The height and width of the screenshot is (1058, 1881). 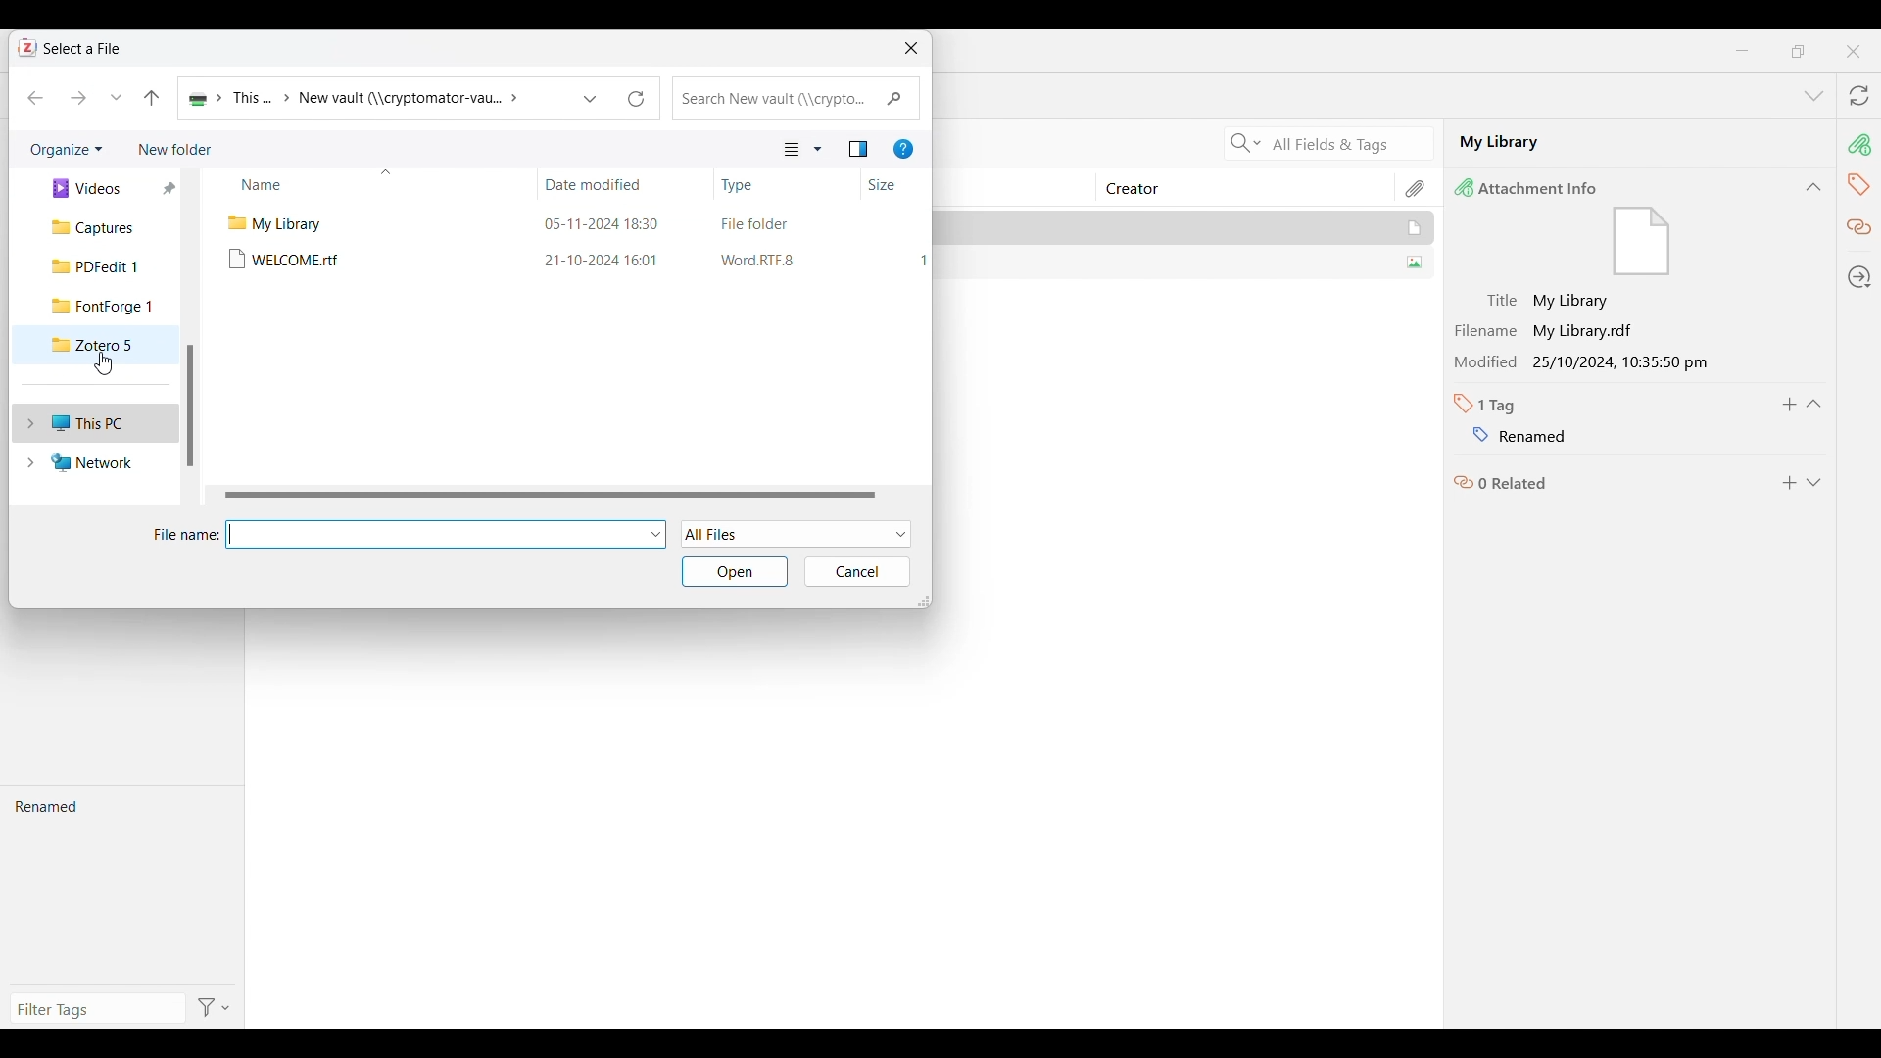 I want to click on Number of tabs in selected file, so click(x=1491, y=405).